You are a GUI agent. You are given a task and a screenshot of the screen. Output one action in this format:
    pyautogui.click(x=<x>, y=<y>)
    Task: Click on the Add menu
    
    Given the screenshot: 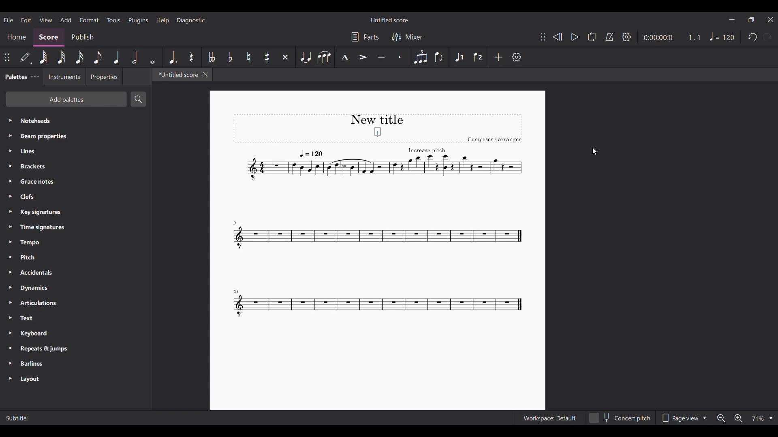 What is the action you would take?
    pyautogui.click(x=66, y=20)
    